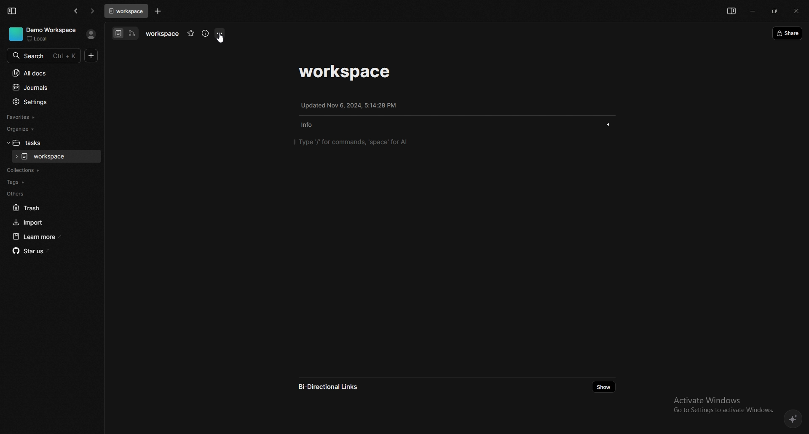 The image size is (809, 434). What do you see at coordinates (206, 34) in the screenshot?
I see `info` at bounding box center [206, 34].